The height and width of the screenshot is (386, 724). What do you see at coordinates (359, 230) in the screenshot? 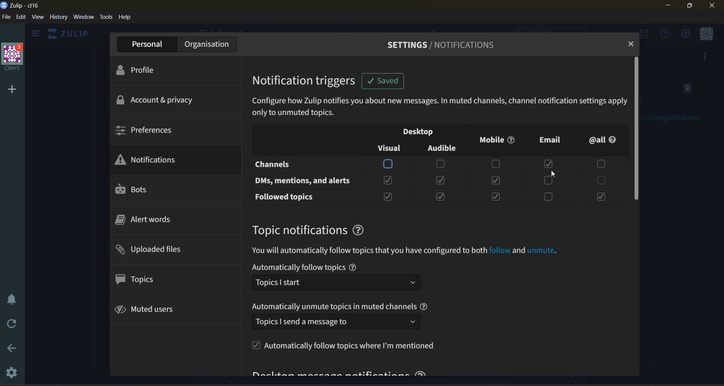
I see `help` at bounding box center [359, 230].